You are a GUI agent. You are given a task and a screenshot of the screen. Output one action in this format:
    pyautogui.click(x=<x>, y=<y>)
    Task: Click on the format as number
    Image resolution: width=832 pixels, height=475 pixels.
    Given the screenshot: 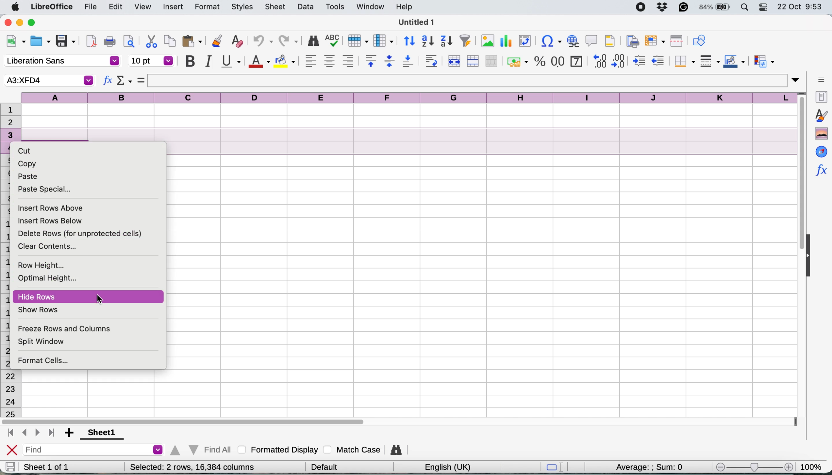 What is the action you would take?
    pyautogui.click(x=558, y=61)
    